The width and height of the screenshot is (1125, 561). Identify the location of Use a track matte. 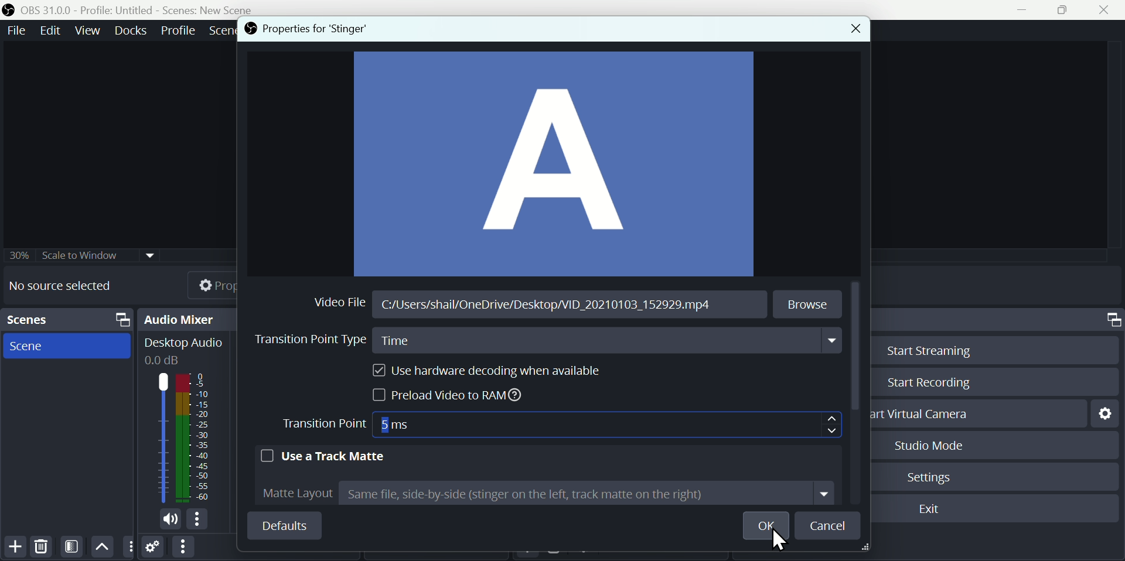
(323, 454).